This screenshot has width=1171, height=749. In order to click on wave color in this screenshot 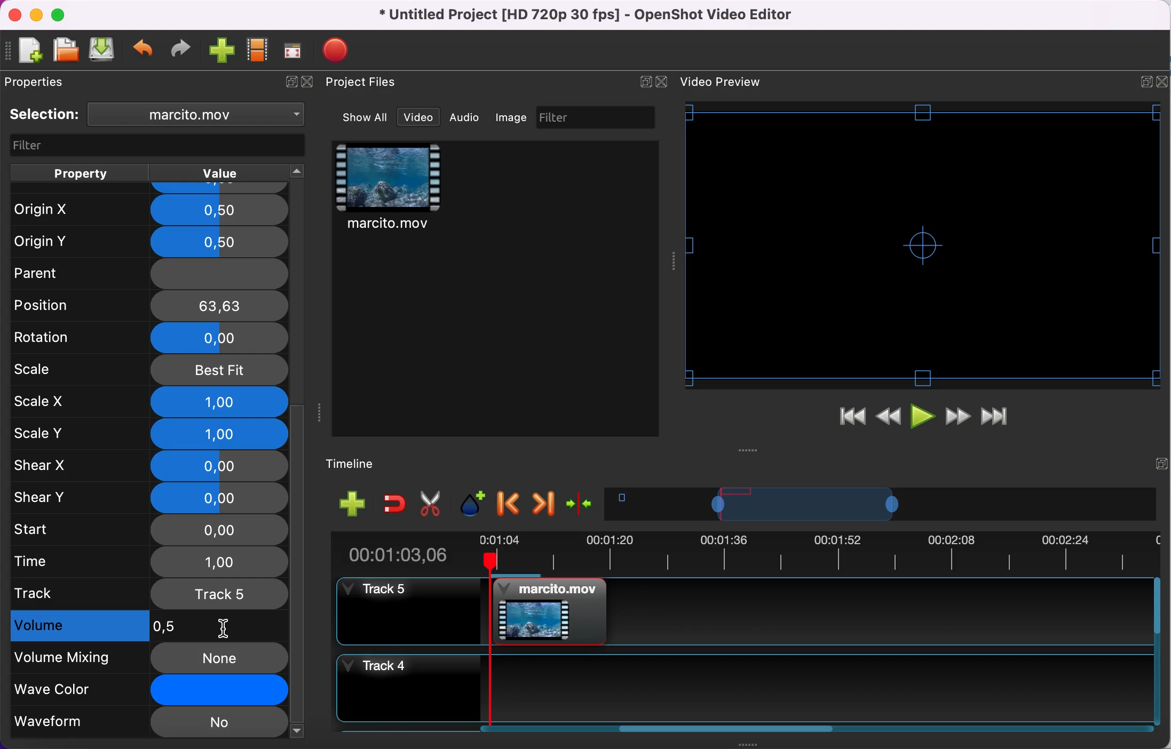, I will do `click(150, 691)`.